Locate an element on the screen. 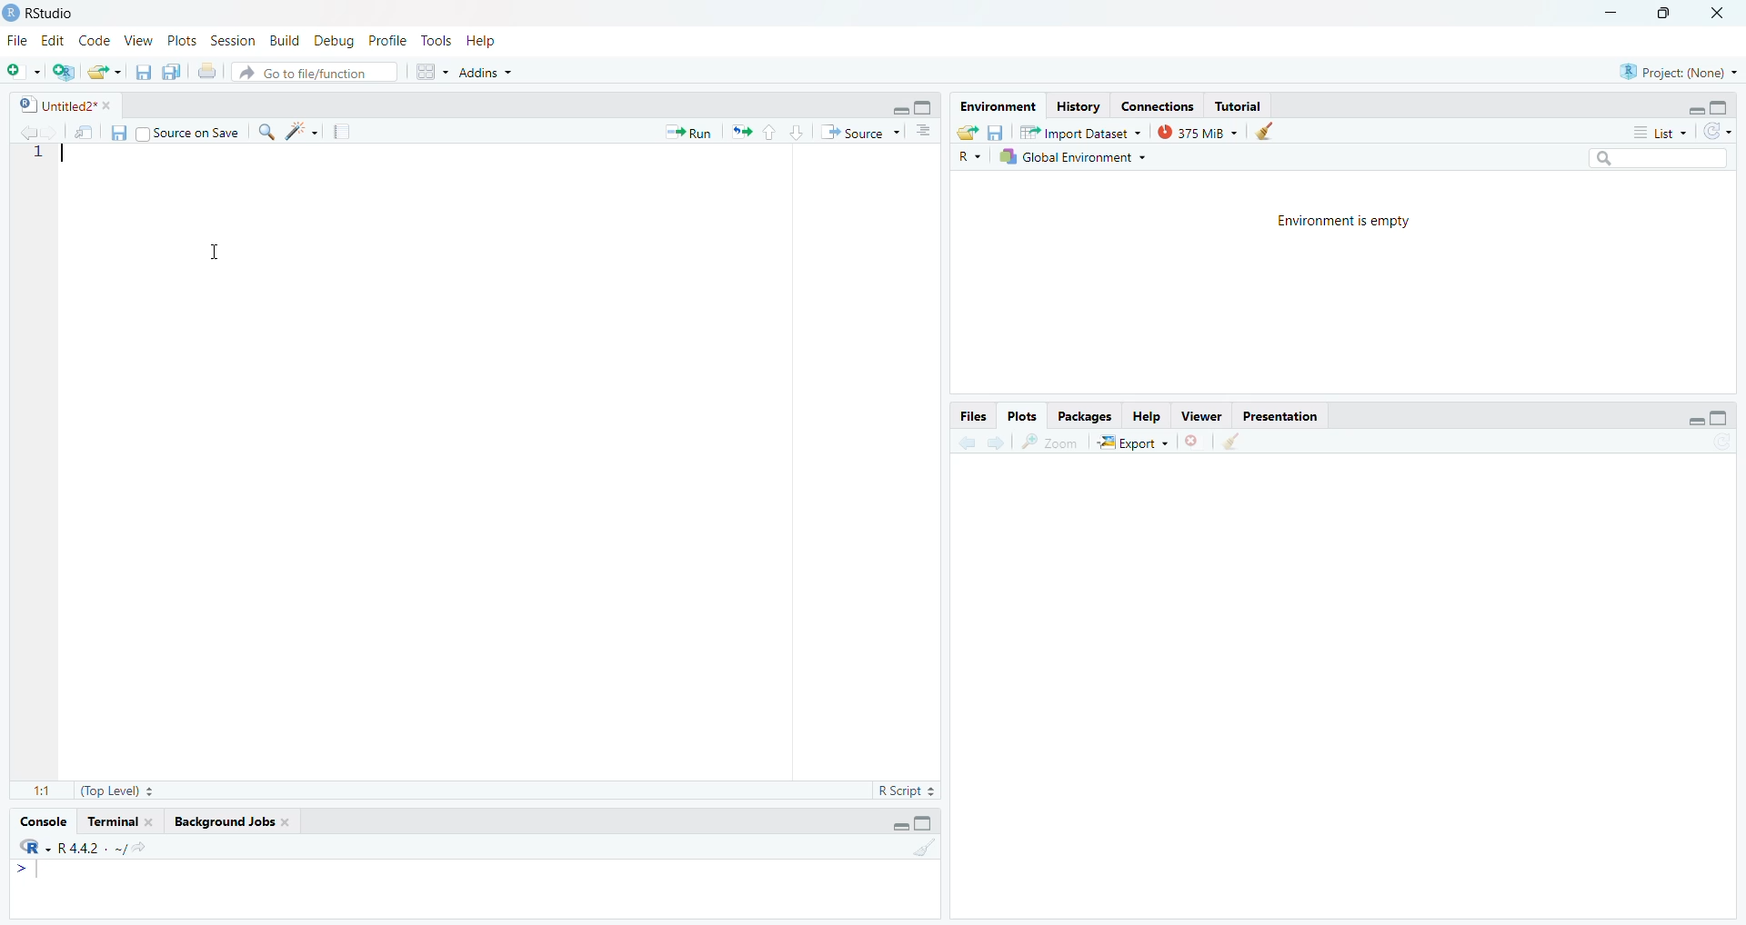 Image resolution: width=1746 pixels, height=925 pixels. 1:1 is located at coordinates (42, 790).